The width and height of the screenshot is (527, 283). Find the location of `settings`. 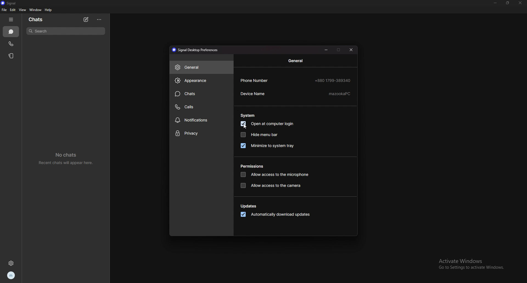

settings is located at coordinates (12, 263).